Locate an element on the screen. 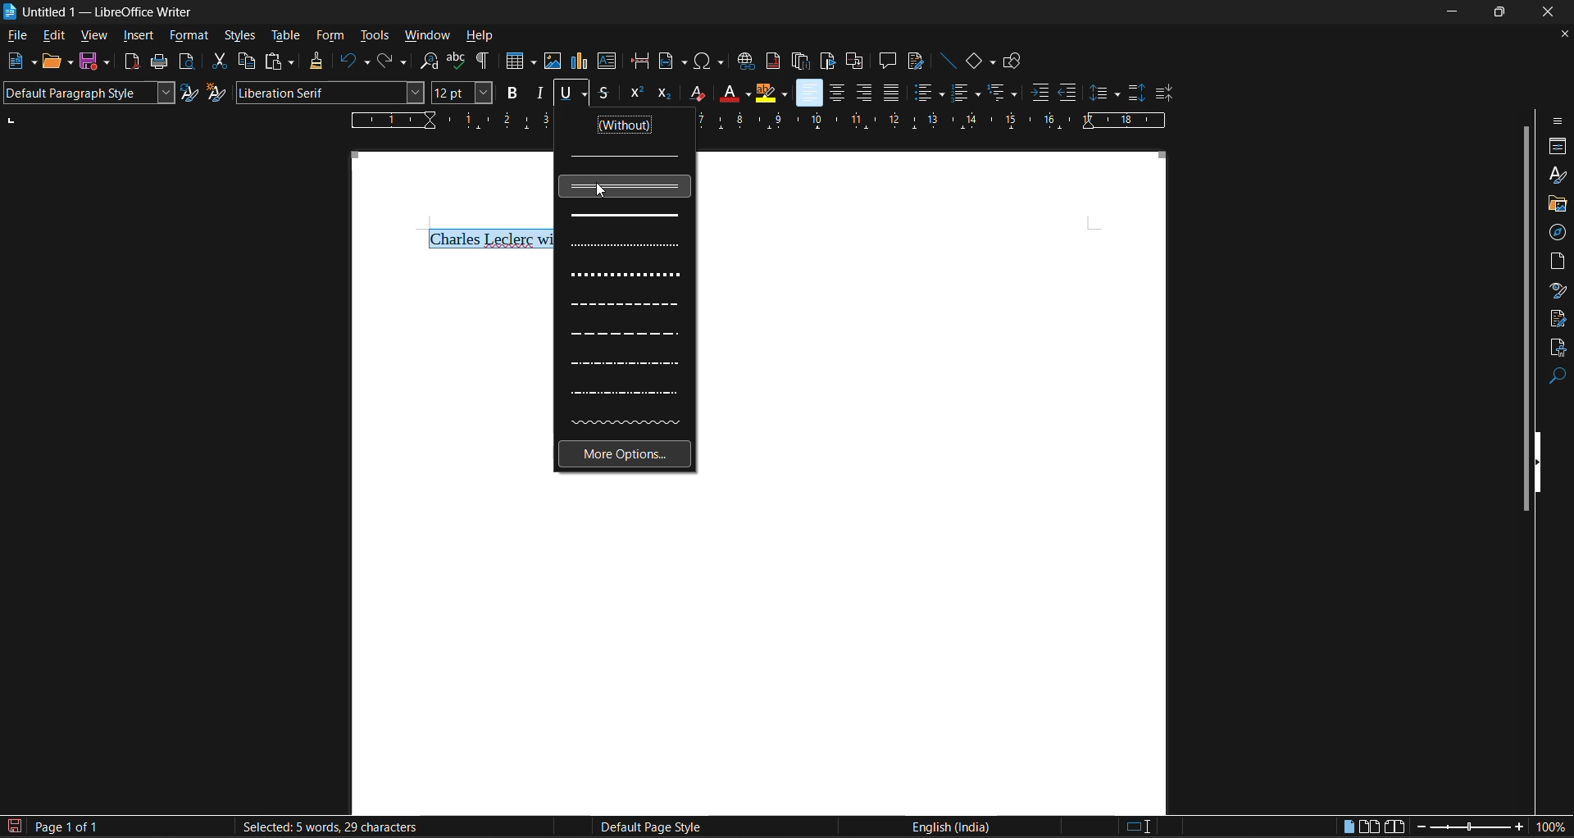  minimize is located at coordinates (1454, 10).